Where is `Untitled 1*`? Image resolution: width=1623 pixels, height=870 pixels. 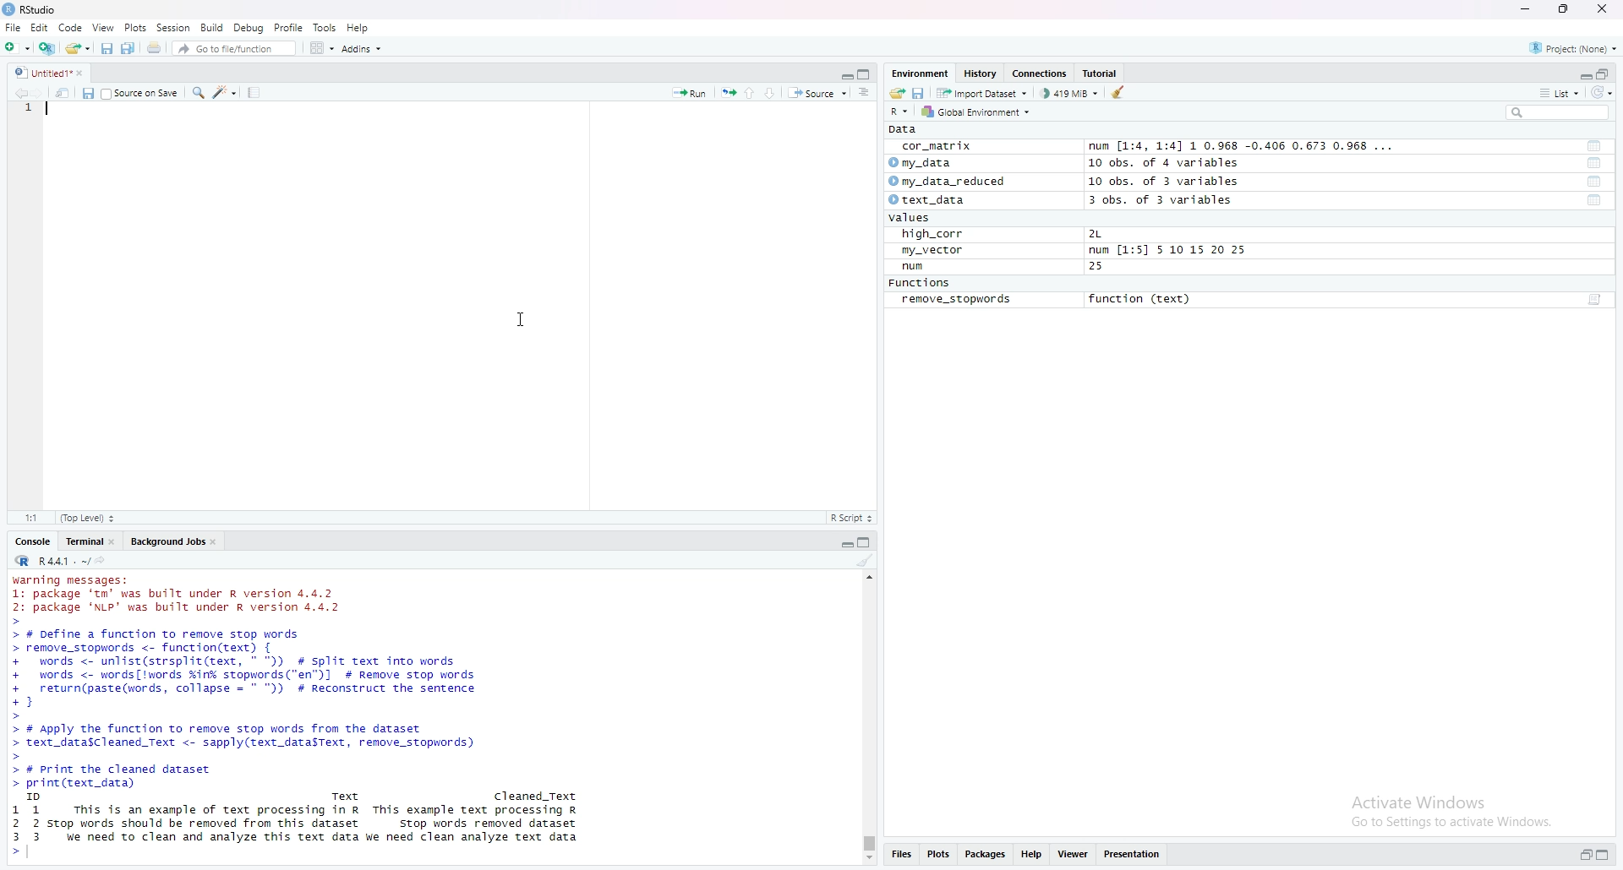
Untitled 1* is located at coordinates (51, 73).